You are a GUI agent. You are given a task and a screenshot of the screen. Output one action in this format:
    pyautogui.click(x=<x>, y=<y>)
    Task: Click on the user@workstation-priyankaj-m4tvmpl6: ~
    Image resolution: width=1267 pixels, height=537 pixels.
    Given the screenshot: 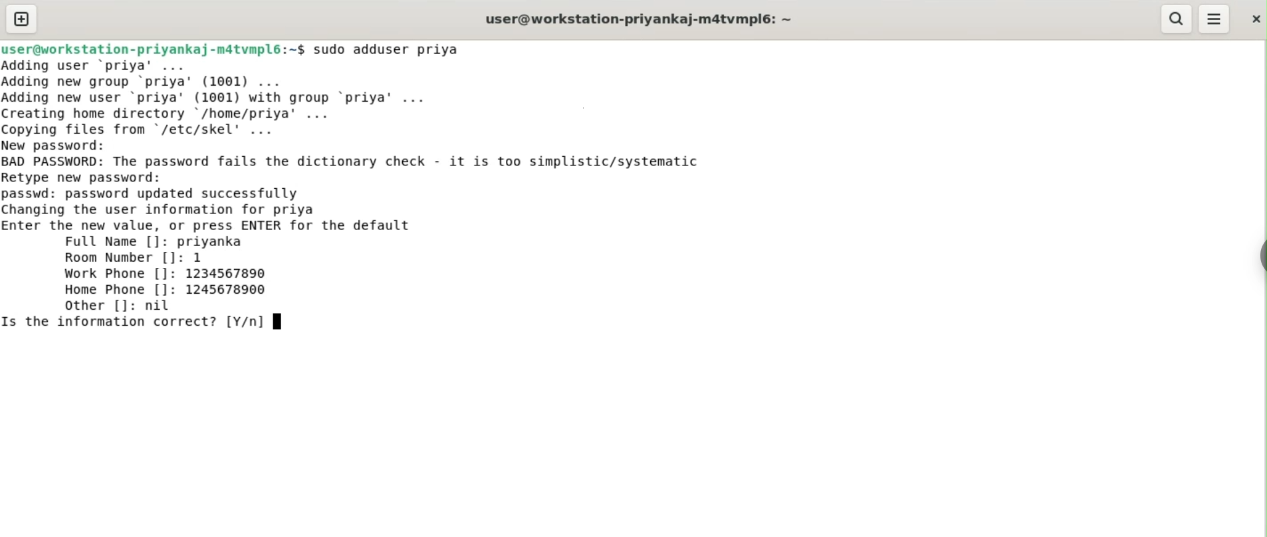 What is the action you would take?
    pyautogui.click(x=639, y=21)
    